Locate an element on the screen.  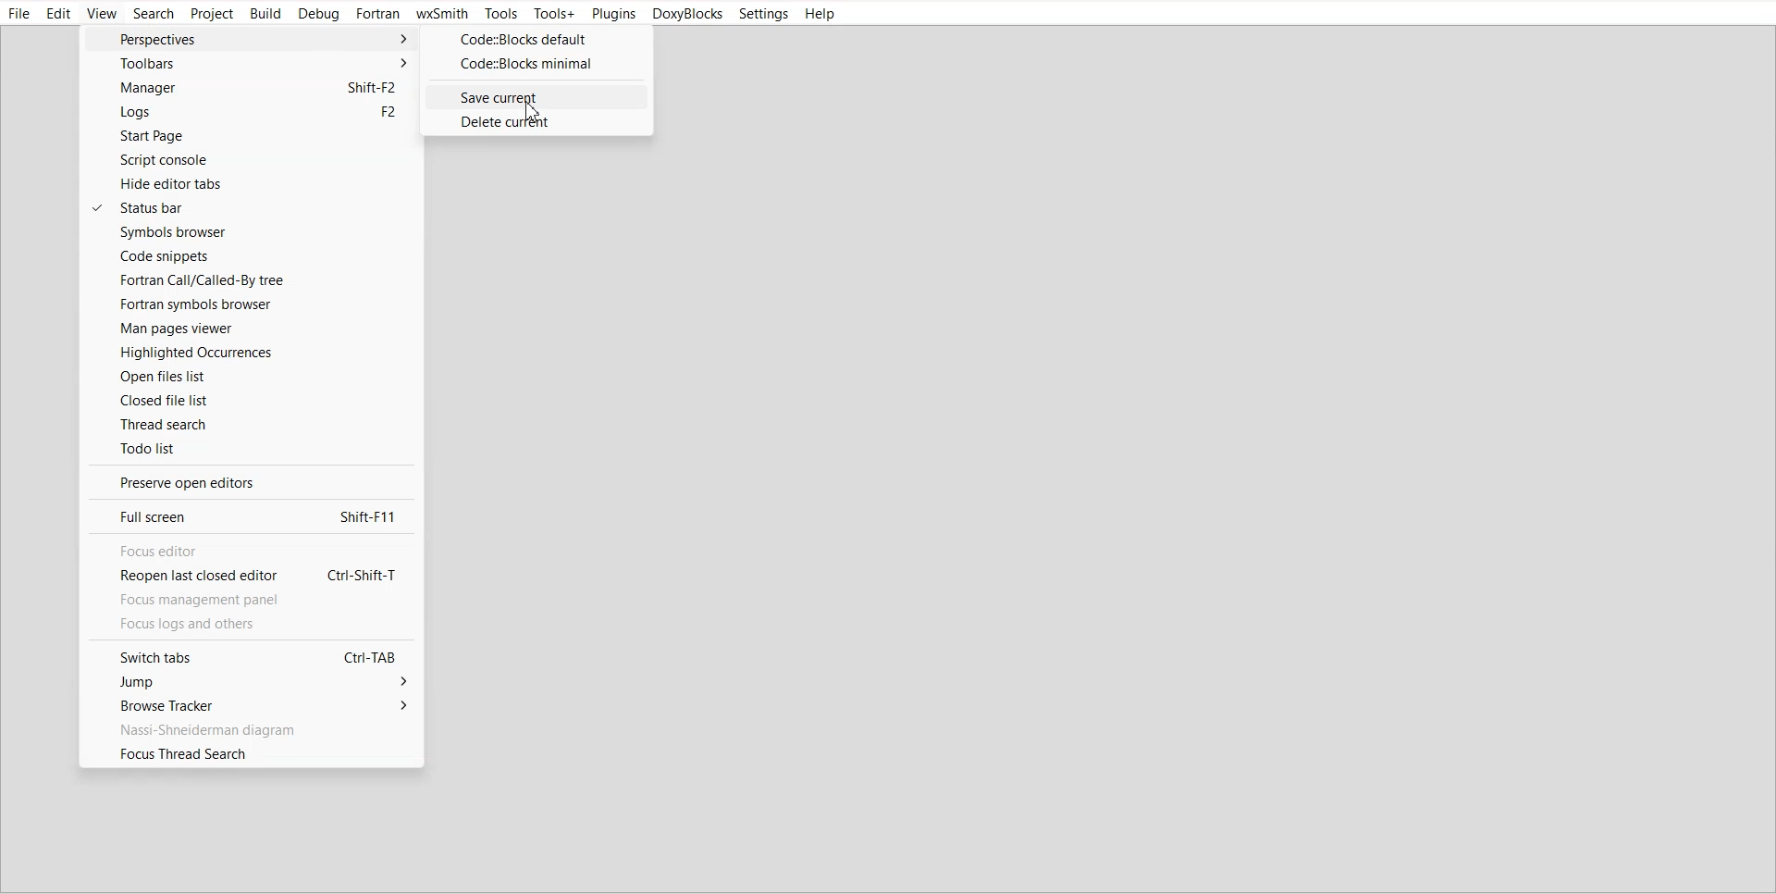
Tools+ is located at coordinates (554, 14).